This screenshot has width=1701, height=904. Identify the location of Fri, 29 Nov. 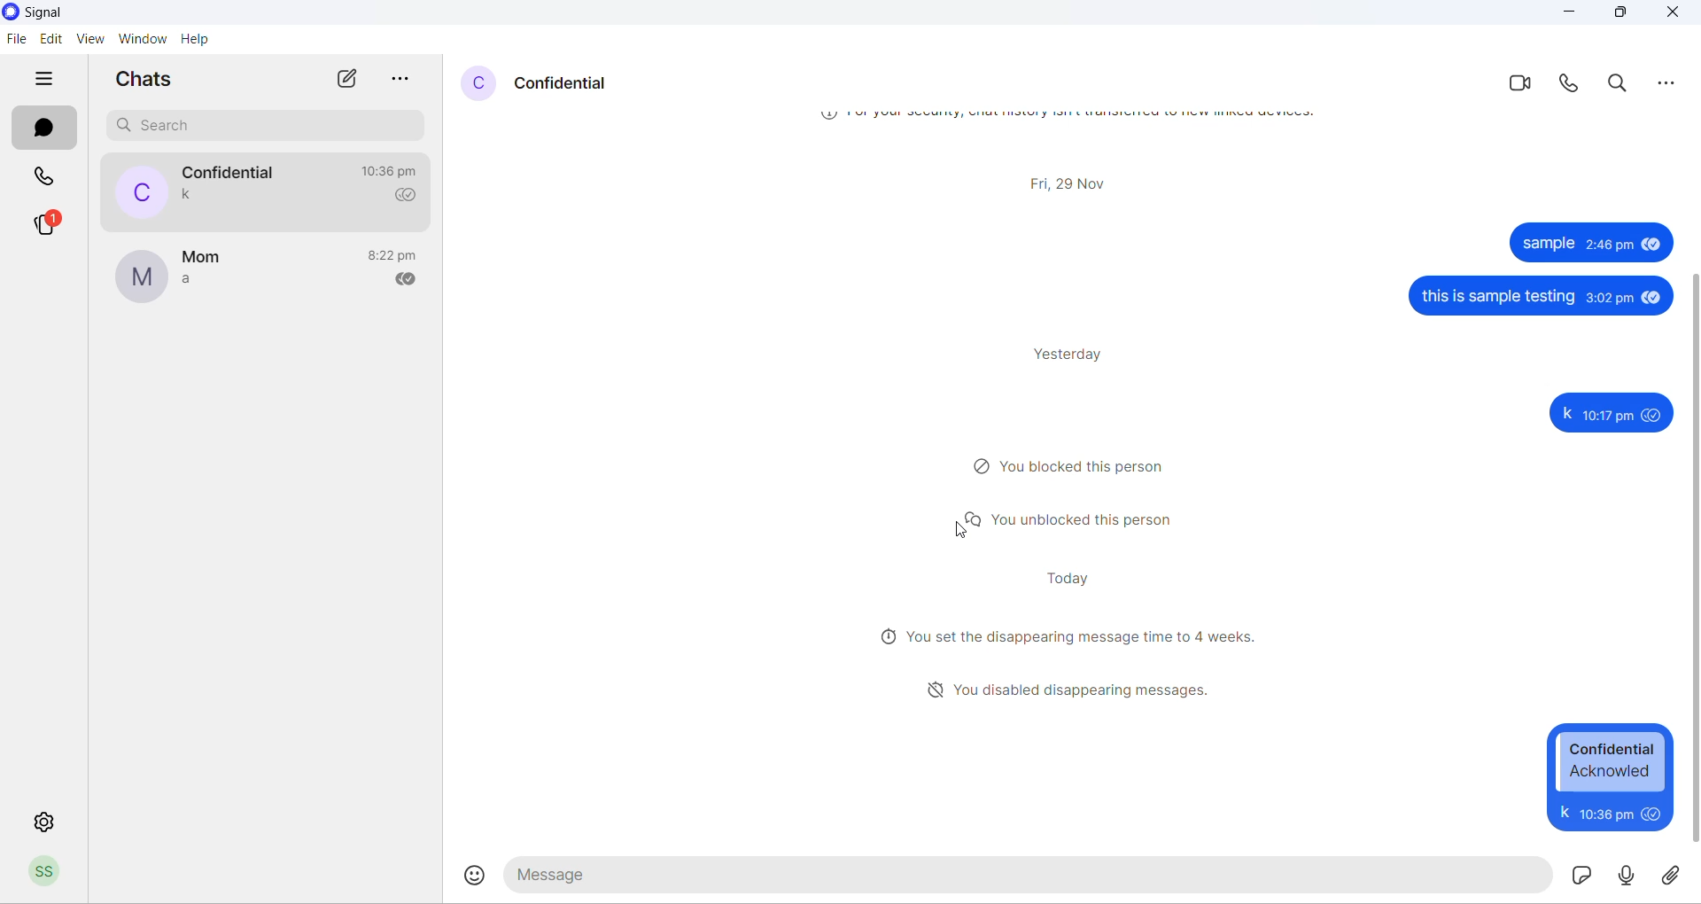
(1089, 180).